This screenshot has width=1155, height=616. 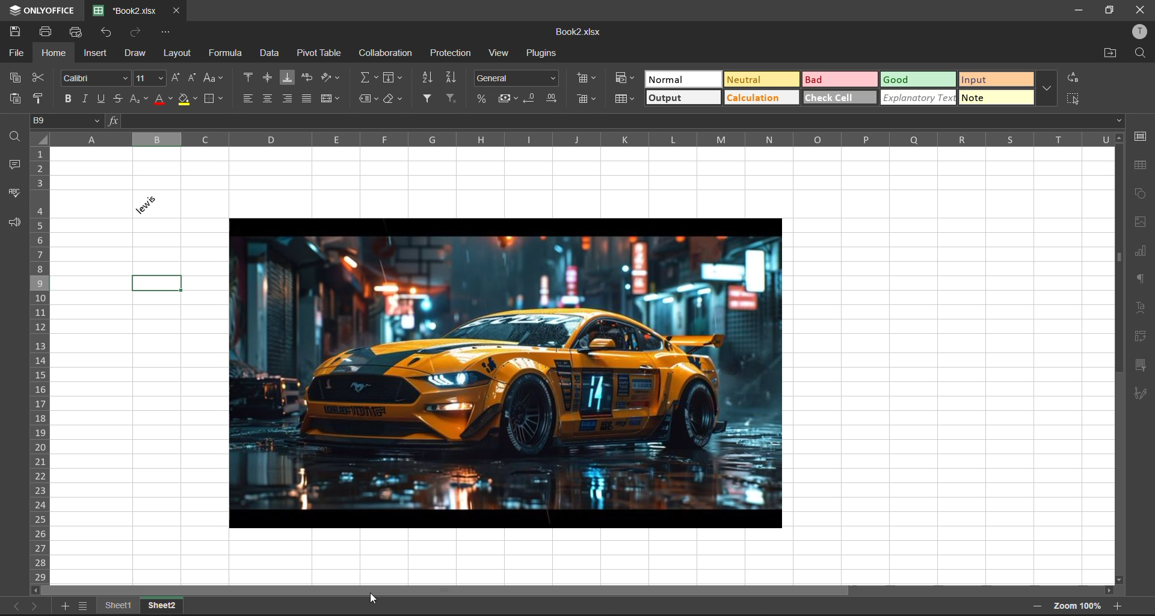 What do you see at coordinates (78, 32) in the screenshot?
I see `quick print` at bounding box center [78, 32].